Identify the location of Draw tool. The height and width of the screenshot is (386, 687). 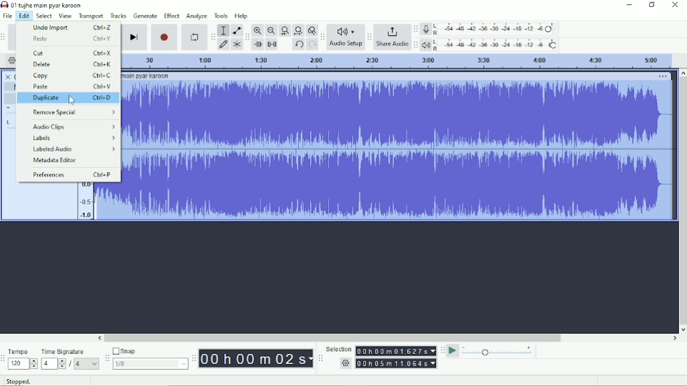
(223, 45).